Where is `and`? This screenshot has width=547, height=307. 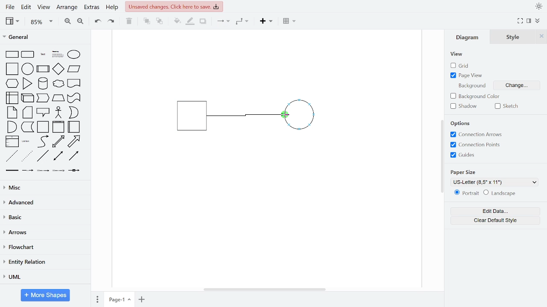
and is located at coordinates (12, 126).